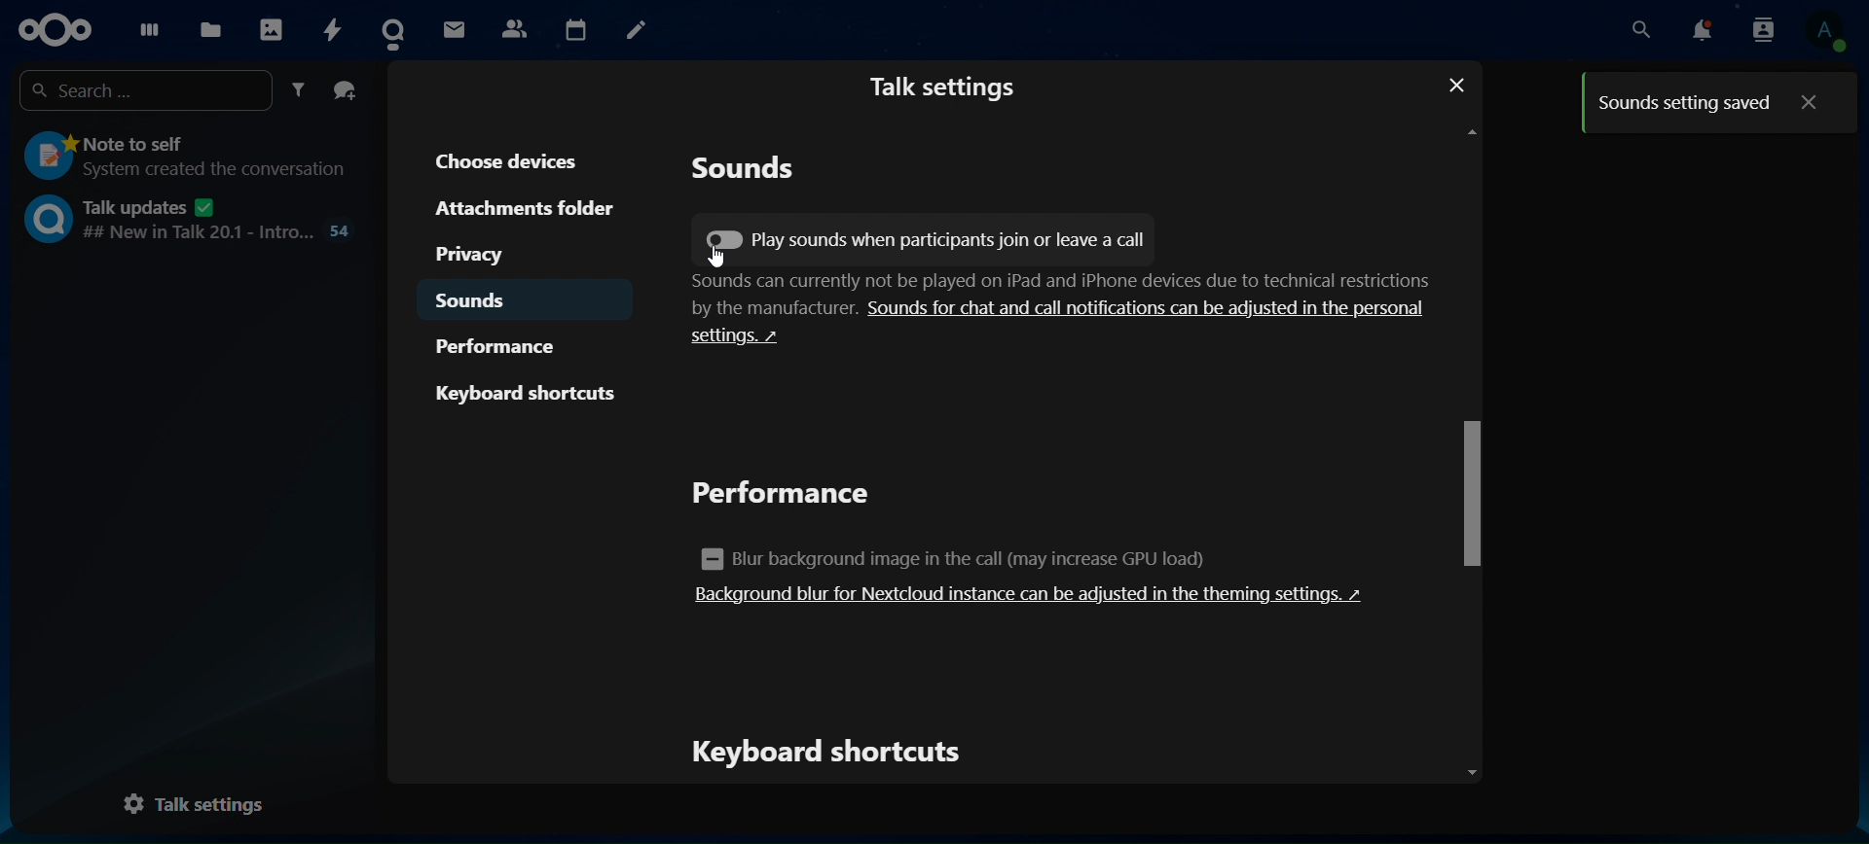 This screenshot has width=1869, height=844. Describe the element at coordinates (518, 159) in the screenshot. I see `choose devices` at that location.